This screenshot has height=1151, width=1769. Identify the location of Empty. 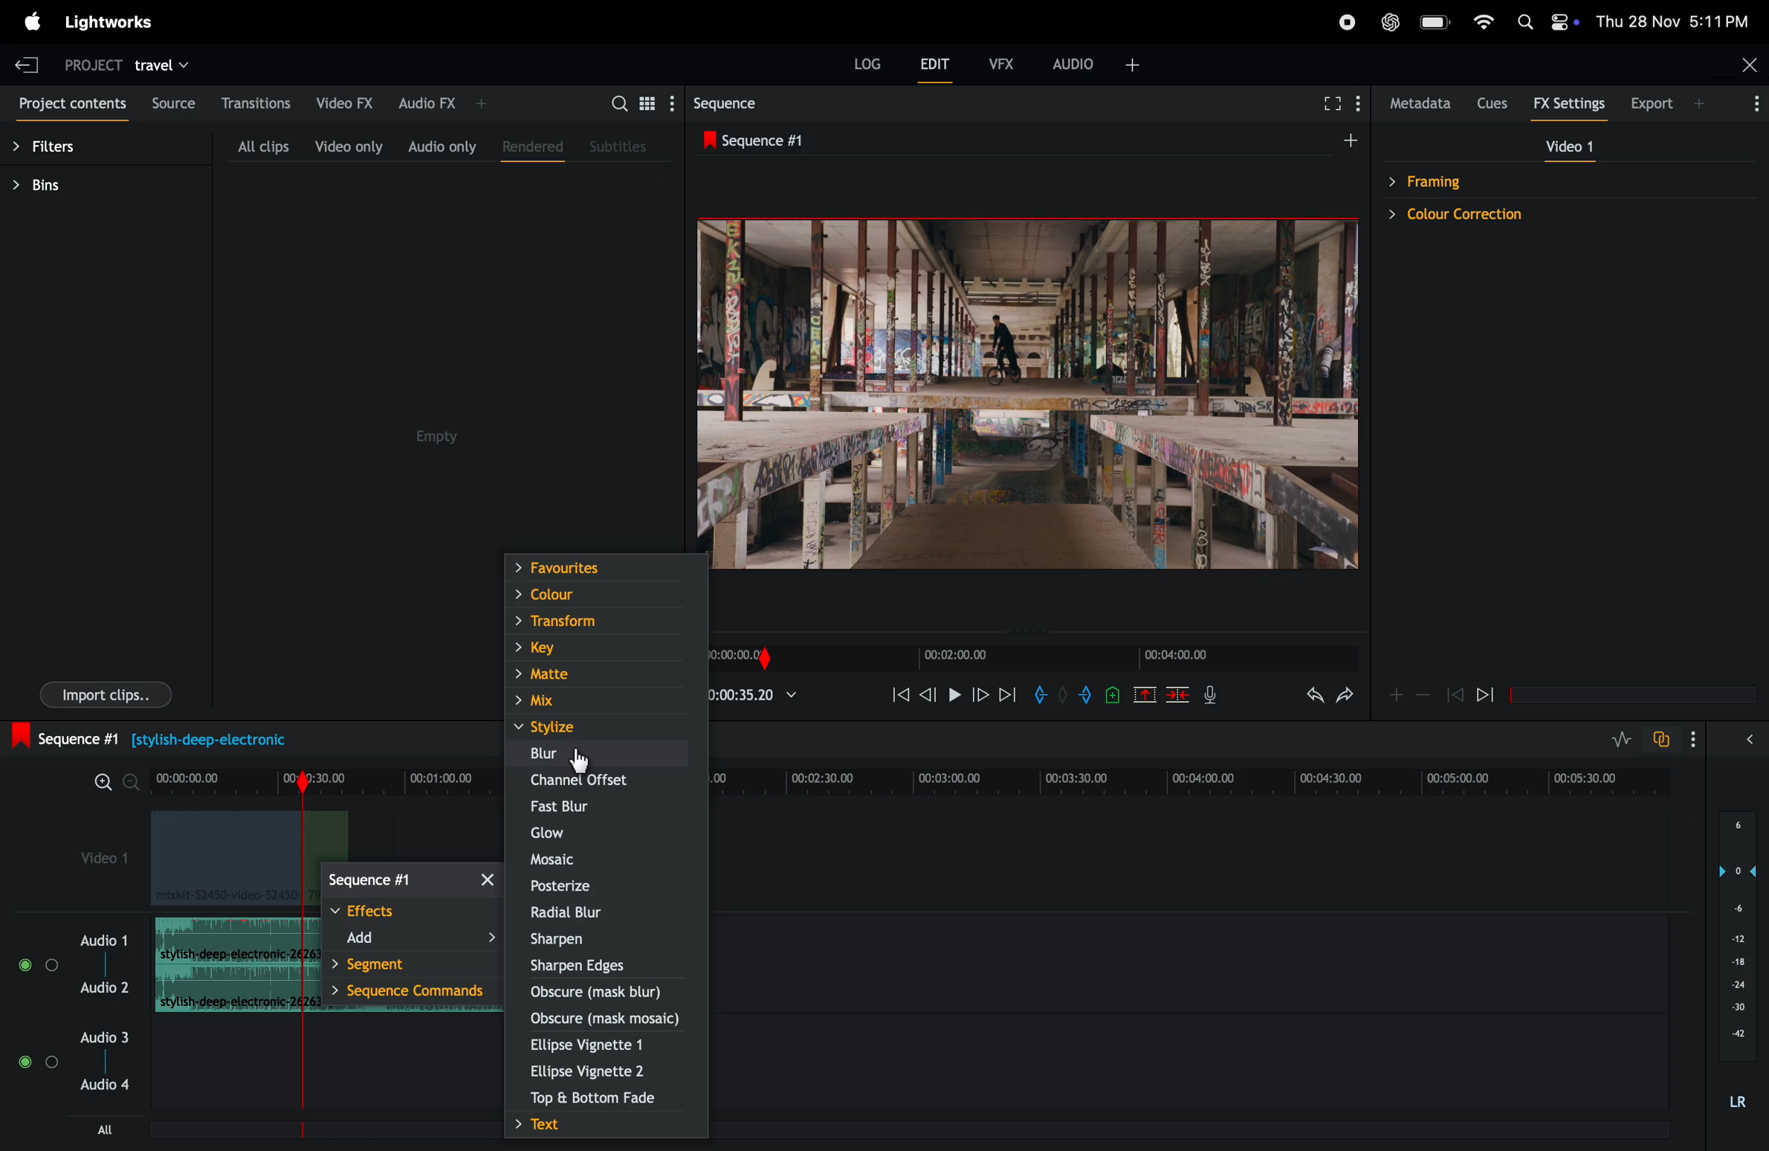
(447, 436).